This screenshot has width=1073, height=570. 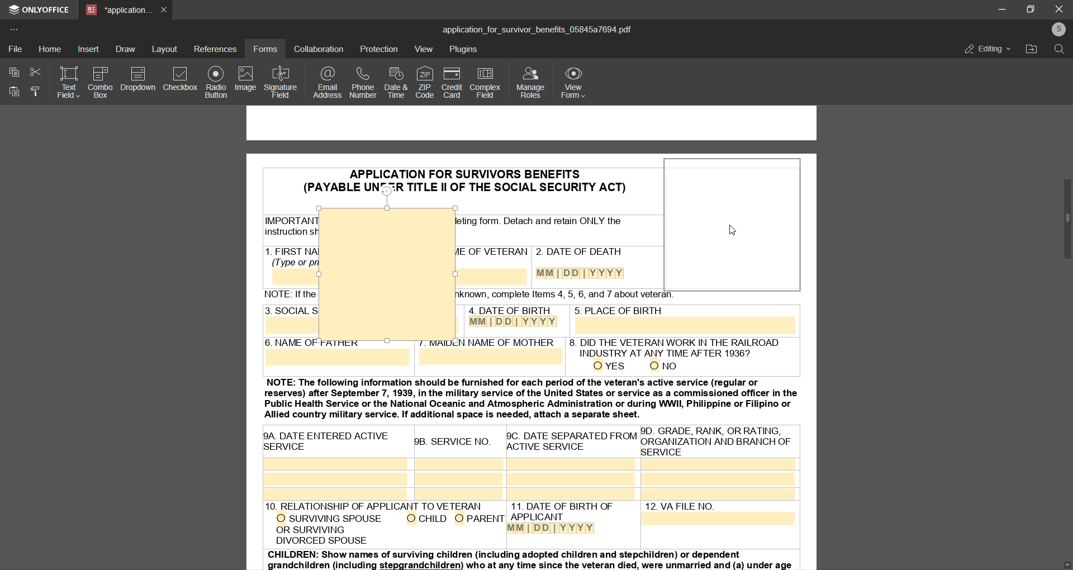 I want to click on maximize, so click(x=1033, y=8).